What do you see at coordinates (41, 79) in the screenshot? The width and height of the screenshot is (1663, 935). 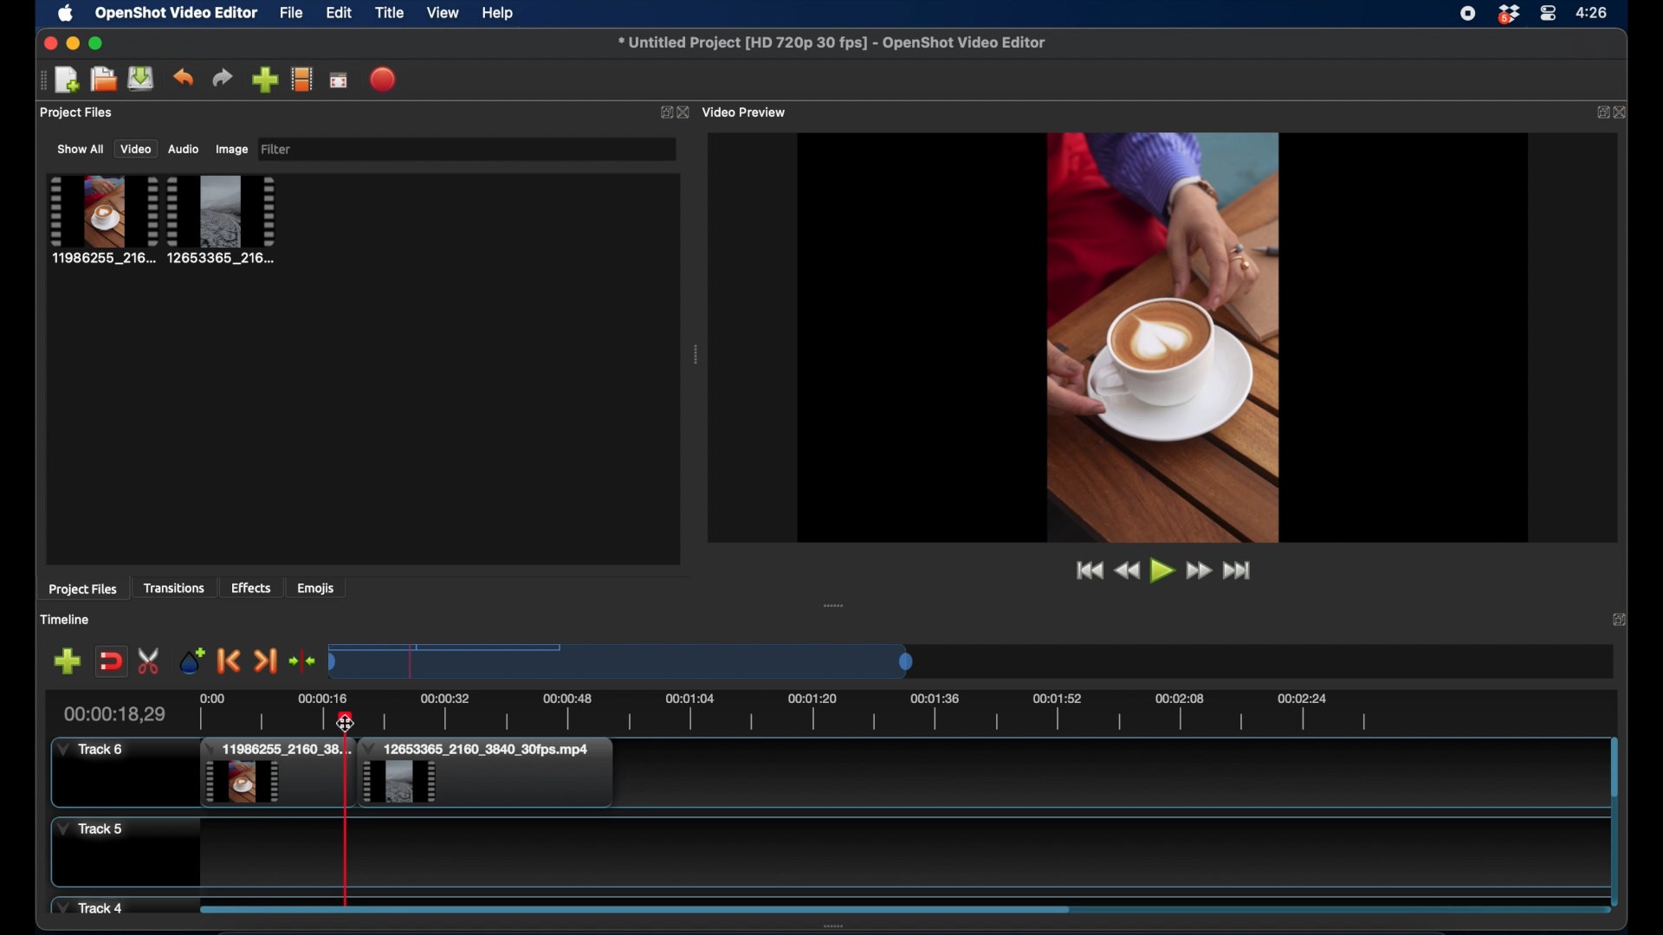 I see `drag handle` at bounding box center [41, 79].